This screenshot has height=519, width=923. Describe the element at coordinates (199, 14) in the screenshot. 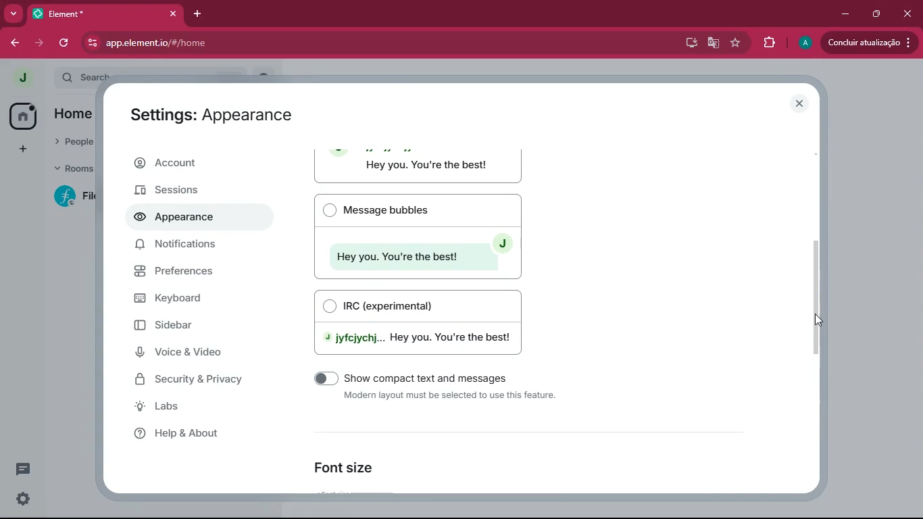

I see `add tab` at that location.